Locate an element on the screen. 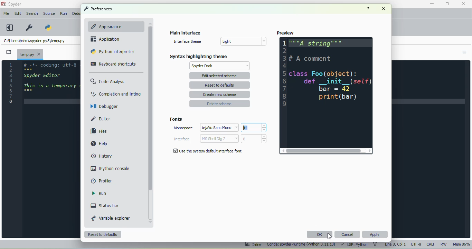 The image size is (472, 249). search is located at coordinates (32, 13).